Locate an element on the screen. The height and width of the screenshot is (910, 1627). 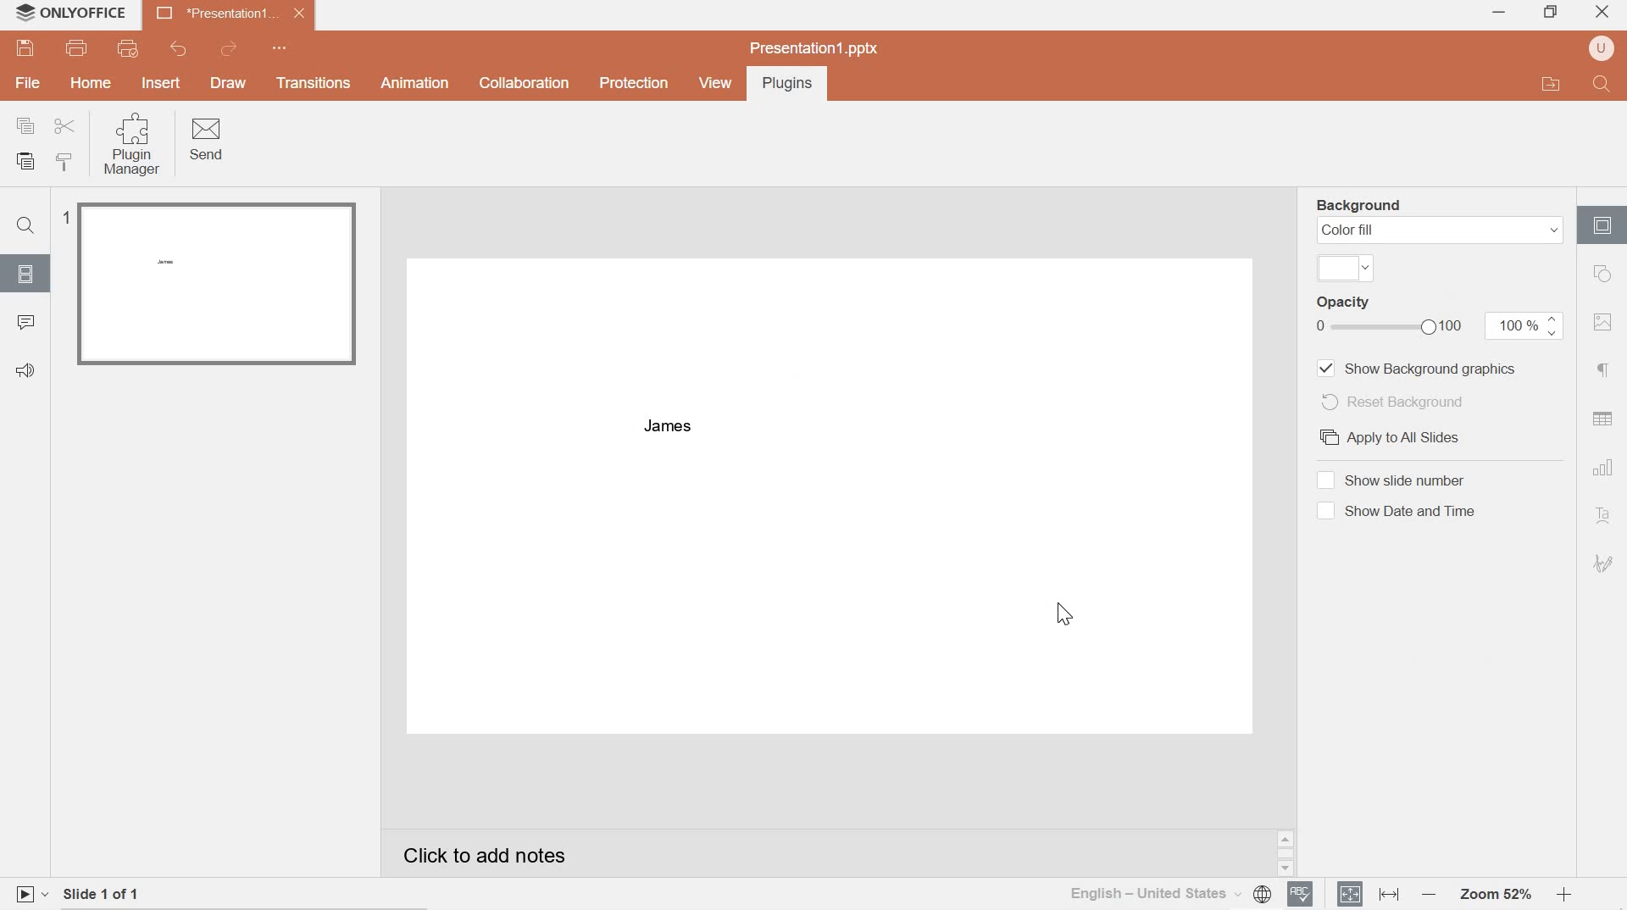
slides is located at coordinates (26, 274).